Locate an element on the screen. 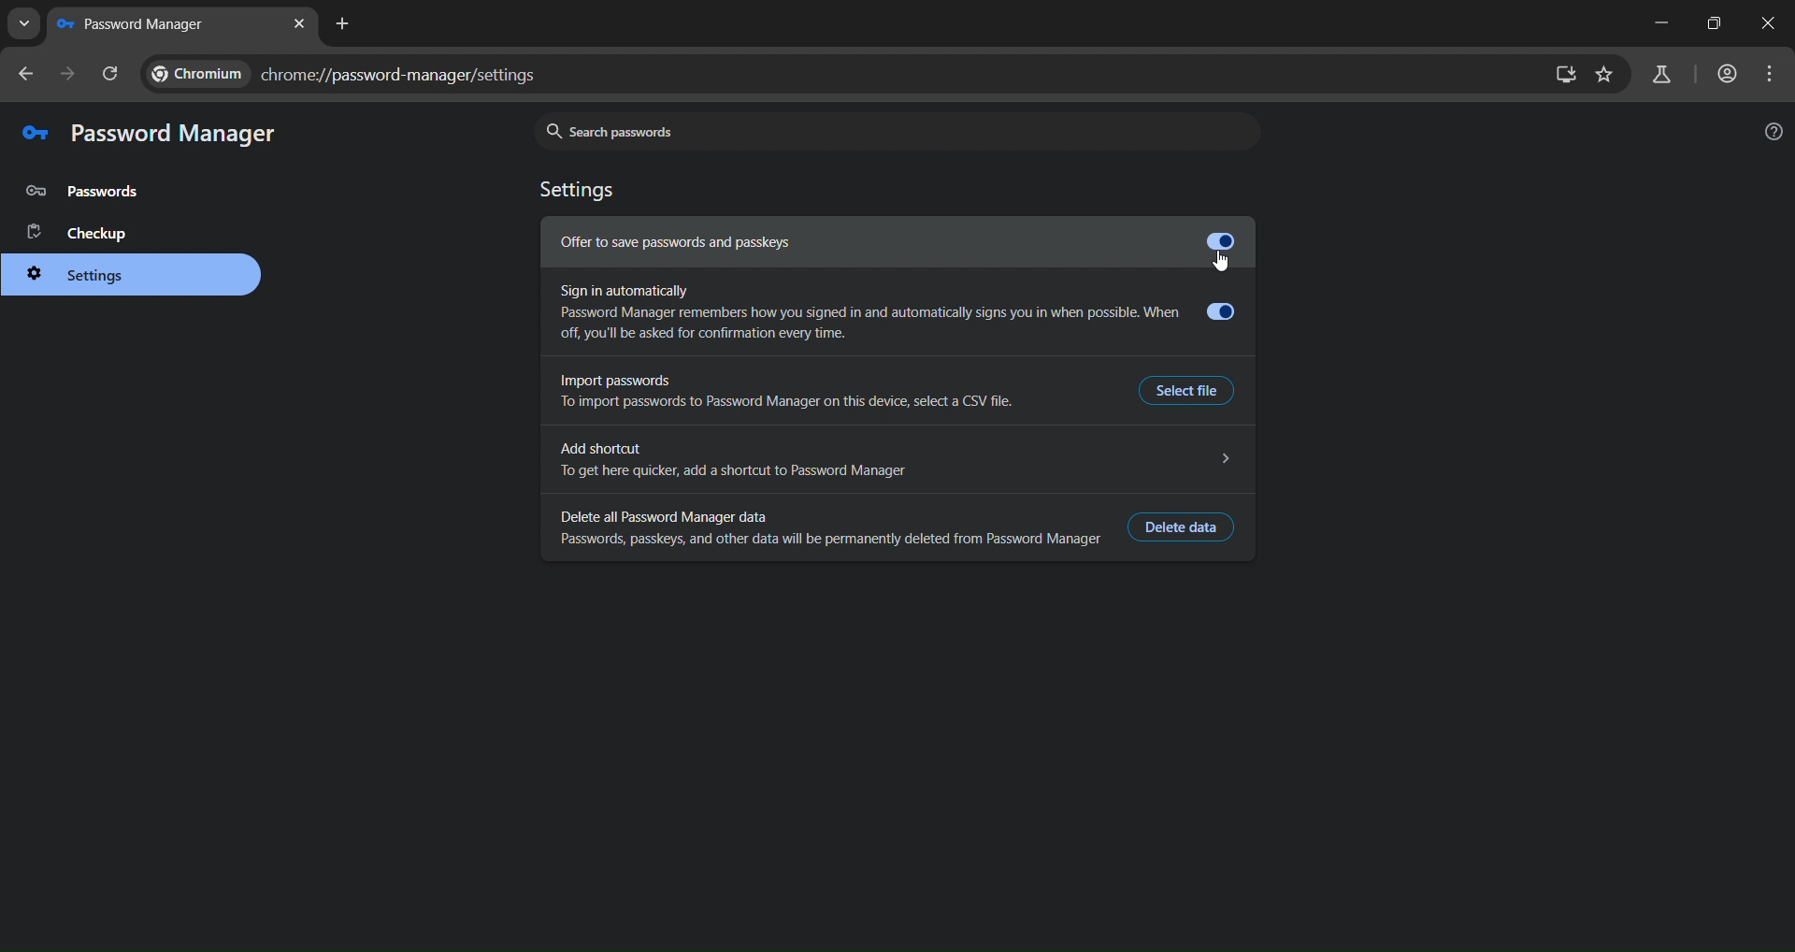  accounts is located at coordinates (1729, 73).